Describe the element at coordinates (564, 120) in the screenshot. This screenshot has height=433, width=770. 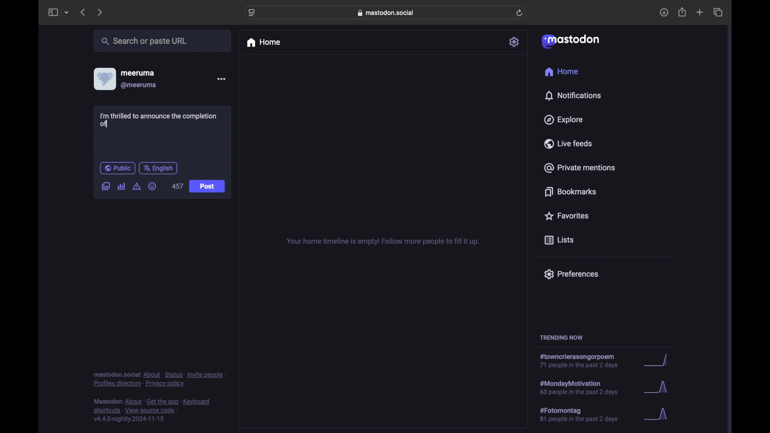
I see `explore` at that location.